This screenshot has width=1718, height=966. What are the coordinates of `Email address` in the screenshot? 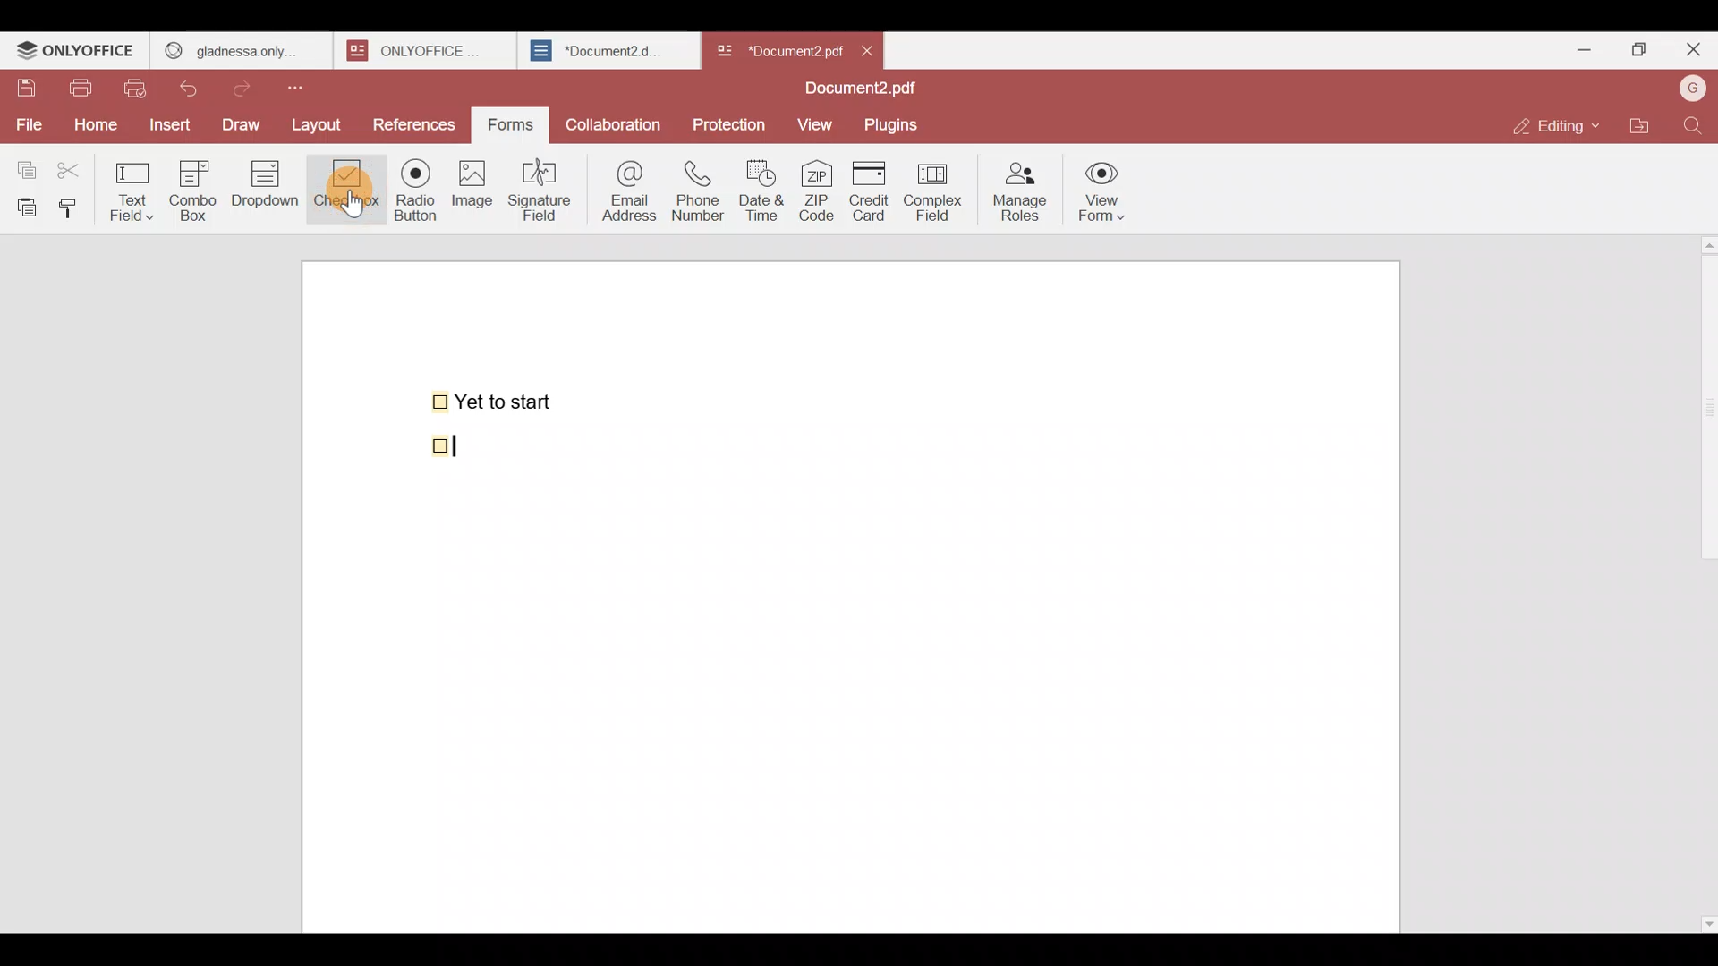 It's located at (625, 189).